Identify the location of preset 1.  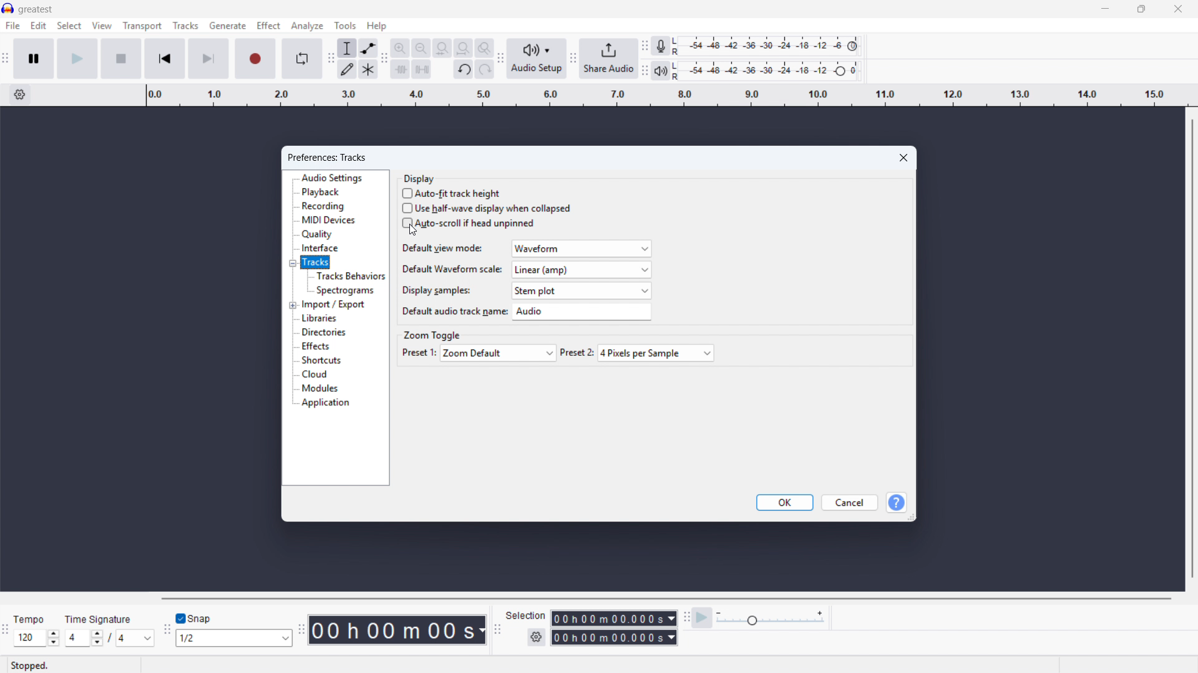
(418, 352).